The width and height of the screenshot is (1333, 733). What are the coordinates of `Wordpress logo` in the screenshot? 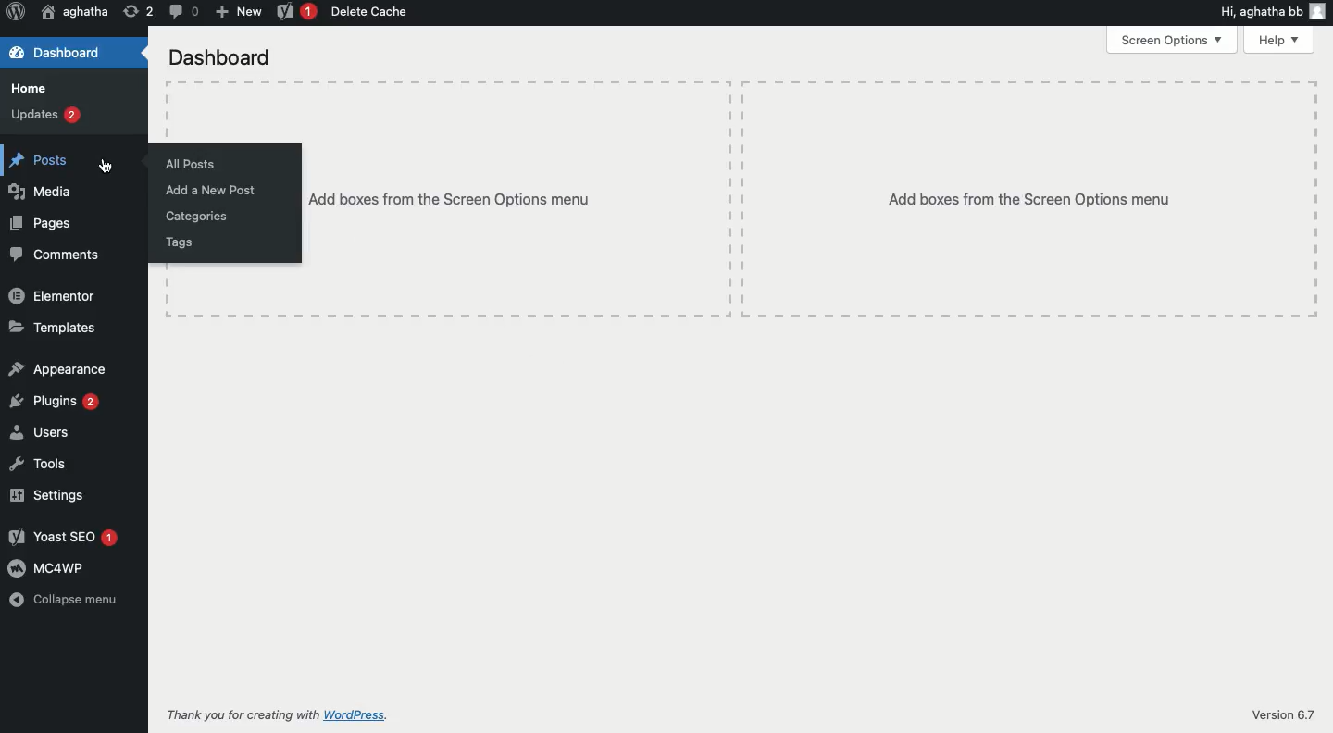 It's located at (15, 11).